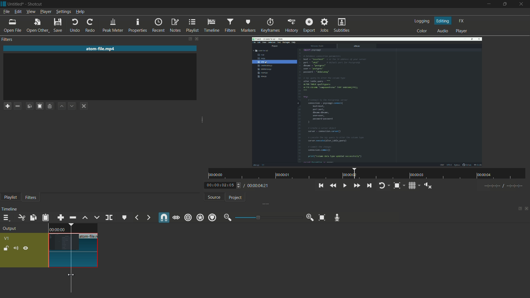 The image size is (530, 298). Describe the element at coordinates (270, 26) in the screenshot. I see `keyframes` at that location.